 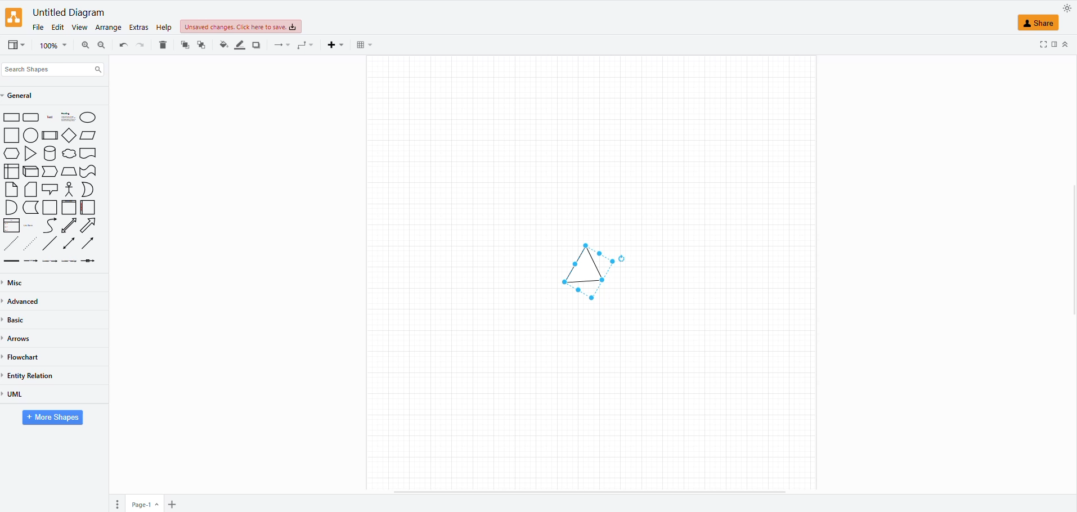 What do you see at coordinates (12, 118) in the screenshot?
I see `Rectangle` at bounding box center [12, 118].